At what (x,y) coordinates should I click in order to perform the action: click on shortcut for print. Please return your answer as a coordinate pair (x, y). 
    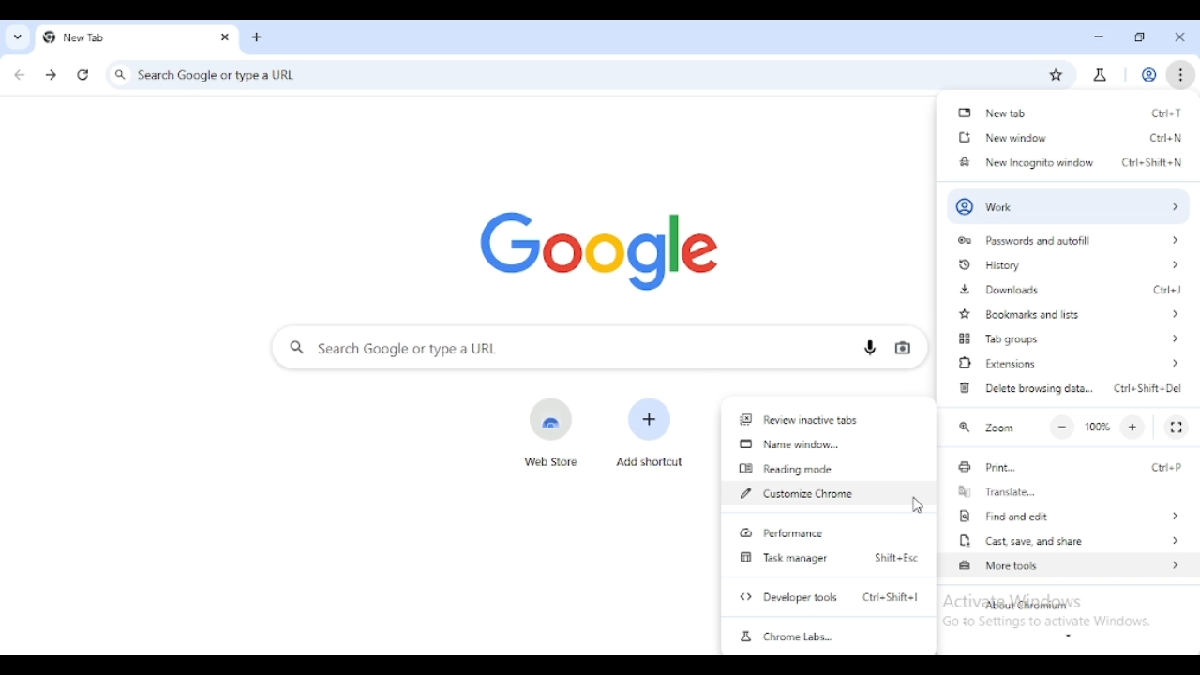
    Looking at the image, I should click on (1166, 467).